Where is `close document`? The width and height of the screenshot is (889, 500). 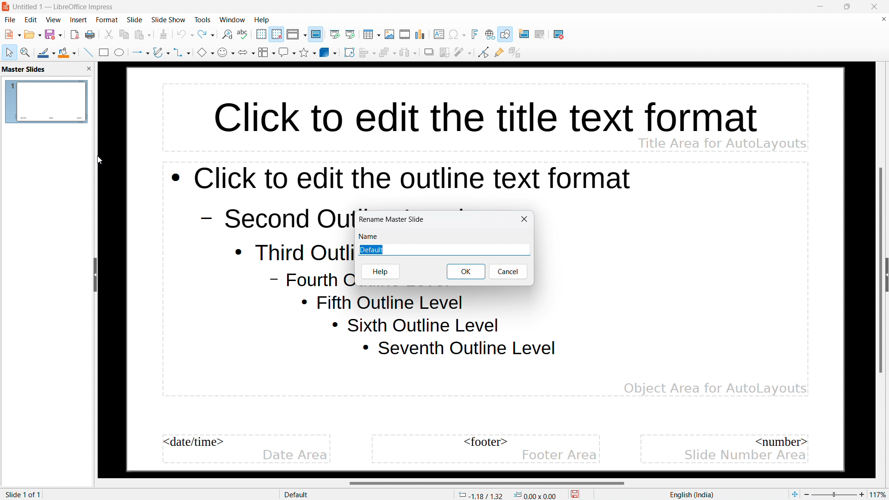 close document is located at coordinates (883, 19).